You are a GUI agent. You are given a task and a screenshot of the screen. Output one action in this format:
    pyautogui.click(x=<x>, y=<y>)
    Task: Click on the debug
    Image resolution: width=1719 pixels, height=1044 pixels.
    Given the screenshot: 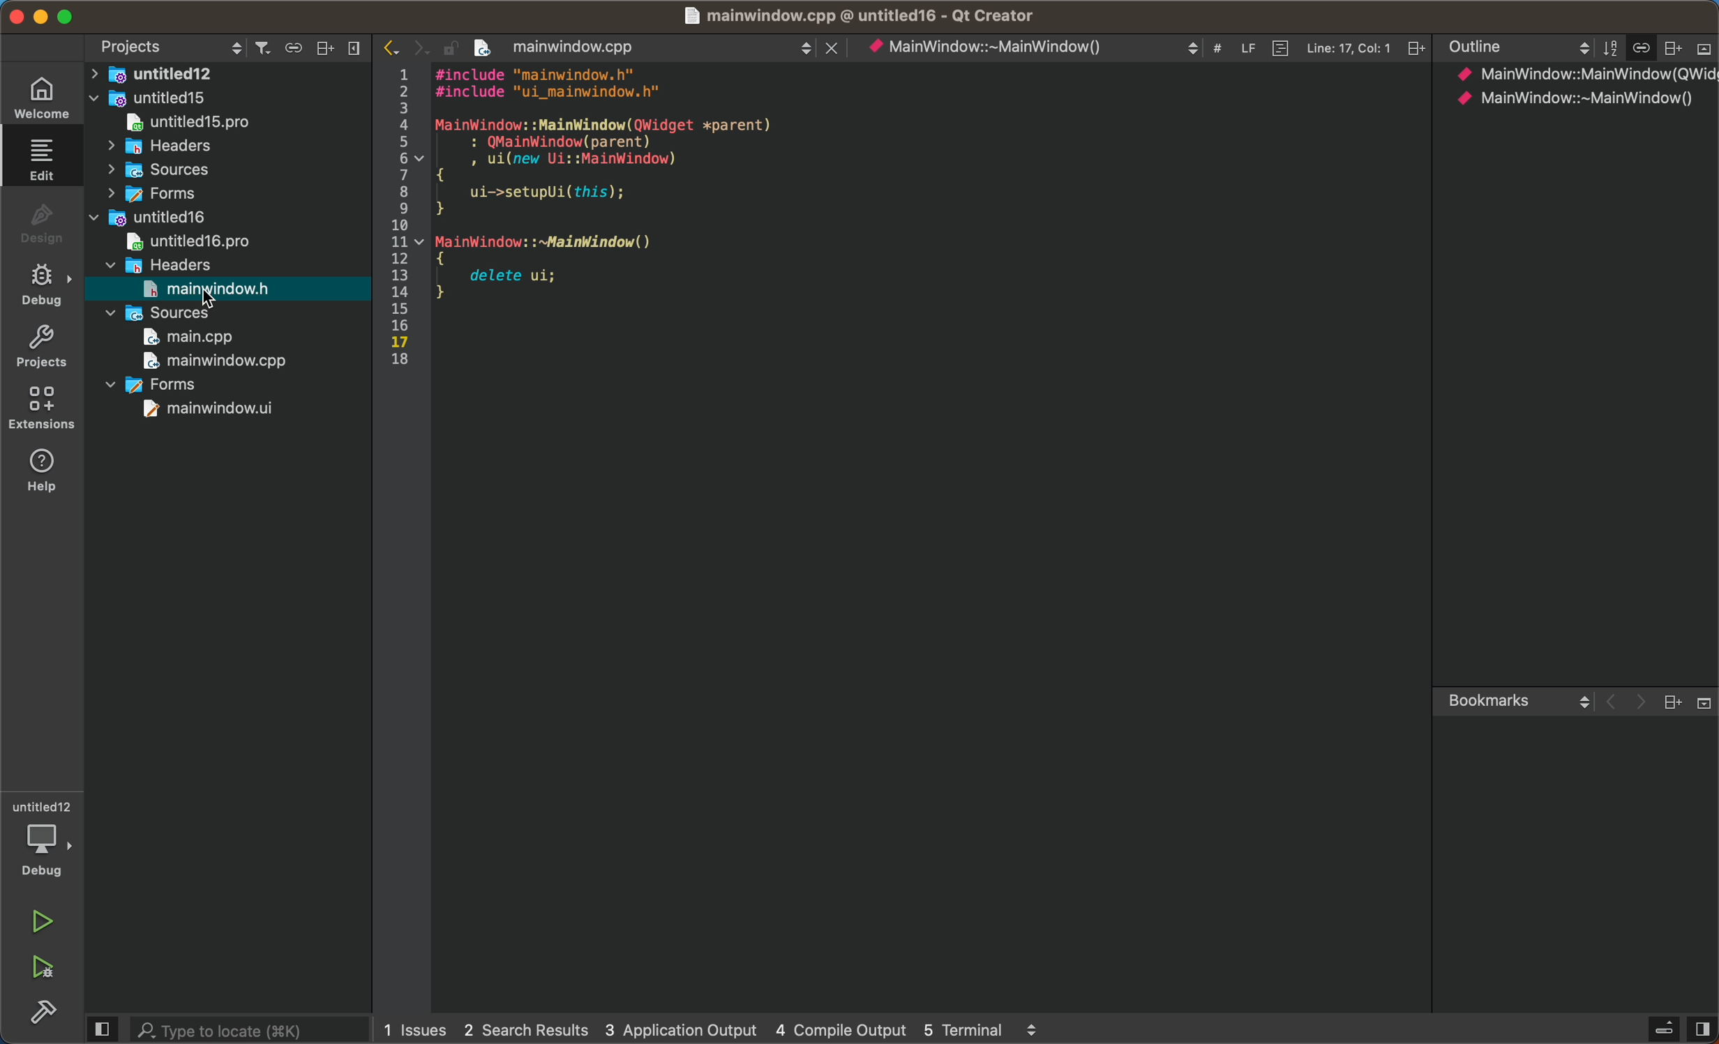 What is the action you would take?
    pyautogui.click(x=45, y=840)
    